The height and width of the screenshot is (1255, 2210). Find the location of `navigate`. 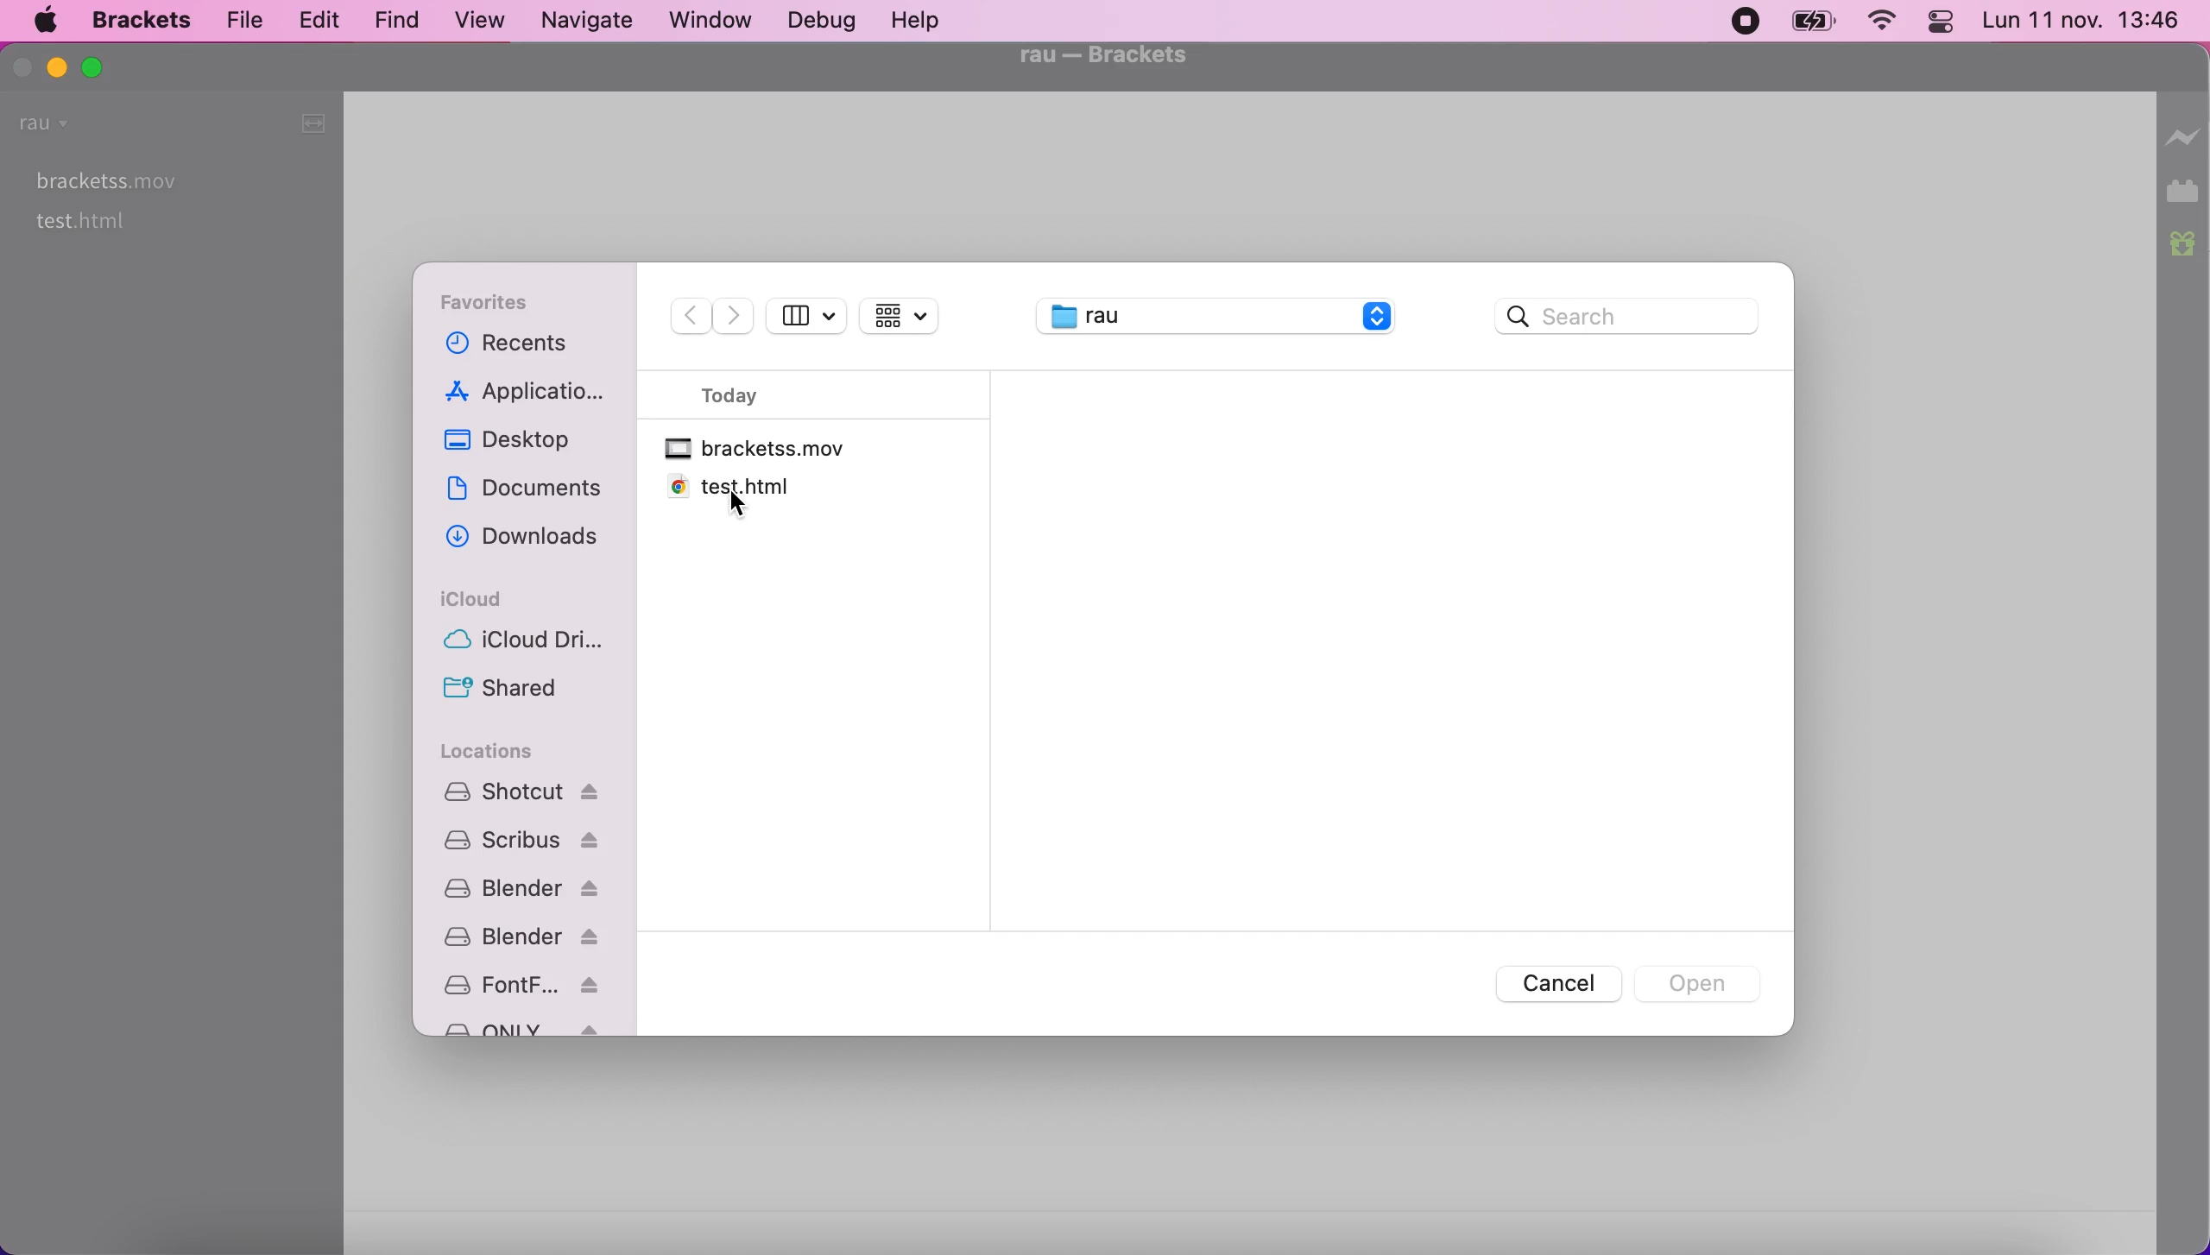

navigate is located at coordinates (590, 22).